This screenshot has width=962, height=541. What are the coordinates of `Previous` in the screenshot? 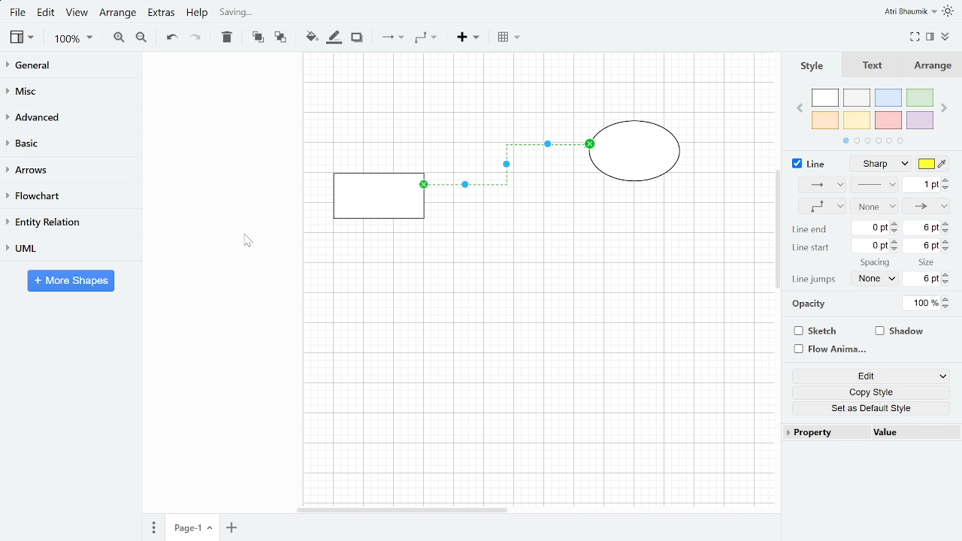 It's located at (801, 106).